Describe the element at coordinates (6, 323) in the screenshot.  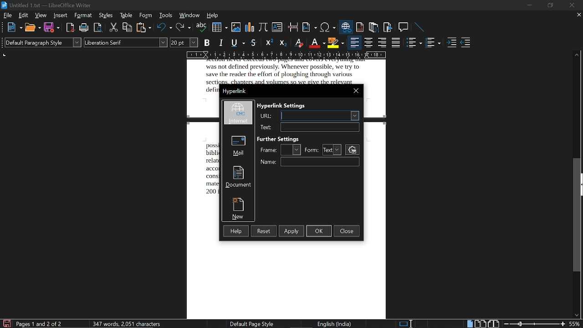
I see `save` at that location.